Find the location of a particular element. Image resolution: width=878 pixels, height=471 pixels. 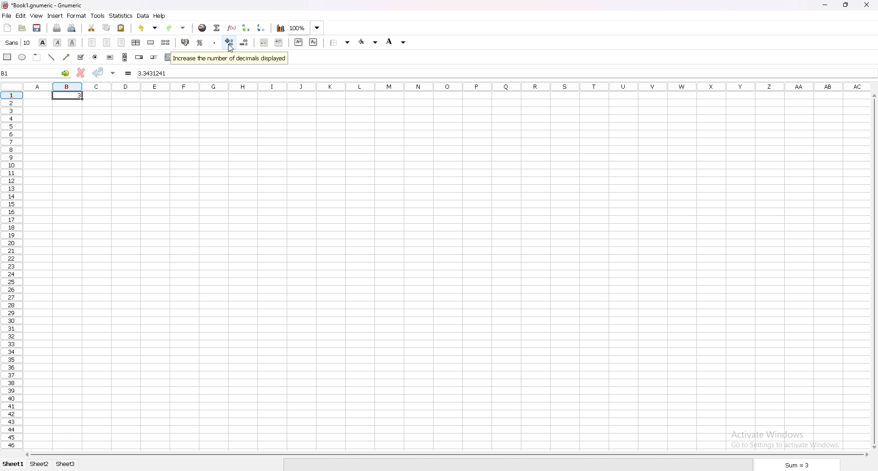

new is located at coordinates (8, 27).